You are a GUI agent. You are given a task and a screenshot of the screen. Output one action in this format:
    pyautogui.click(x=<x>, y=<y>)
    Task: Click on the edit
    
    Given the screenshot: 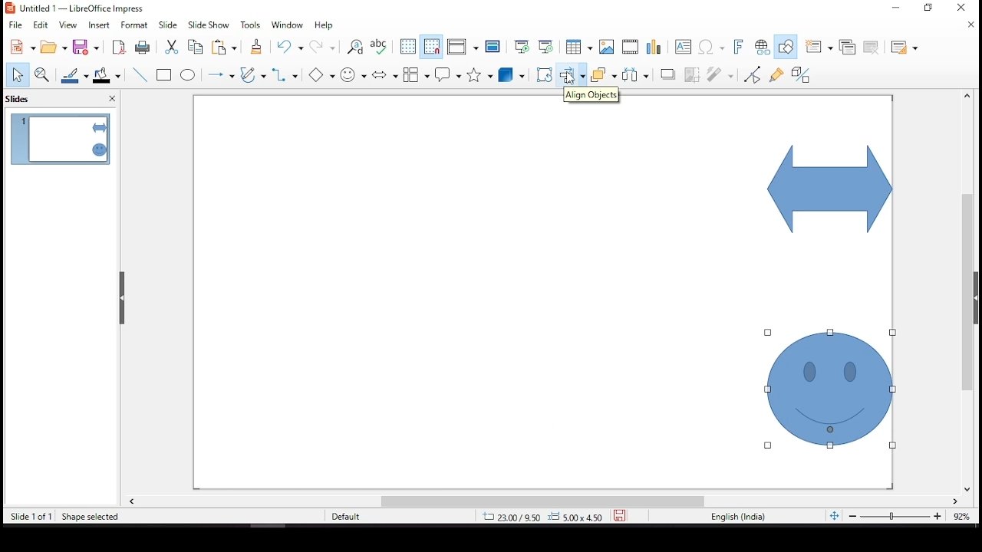 What is the action you would take?
    pyautogui.click(x=41, y=24)
    